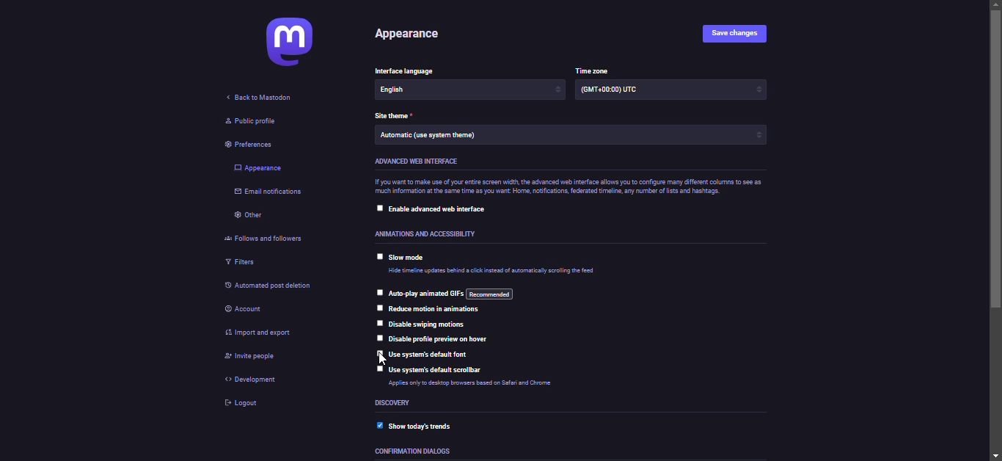 This screenshot has width=1002, height=461. What do you see at coordinates (445, 339) in the screenshot?
I see `disable profile preview on hover` at bounding box center [445, 339].